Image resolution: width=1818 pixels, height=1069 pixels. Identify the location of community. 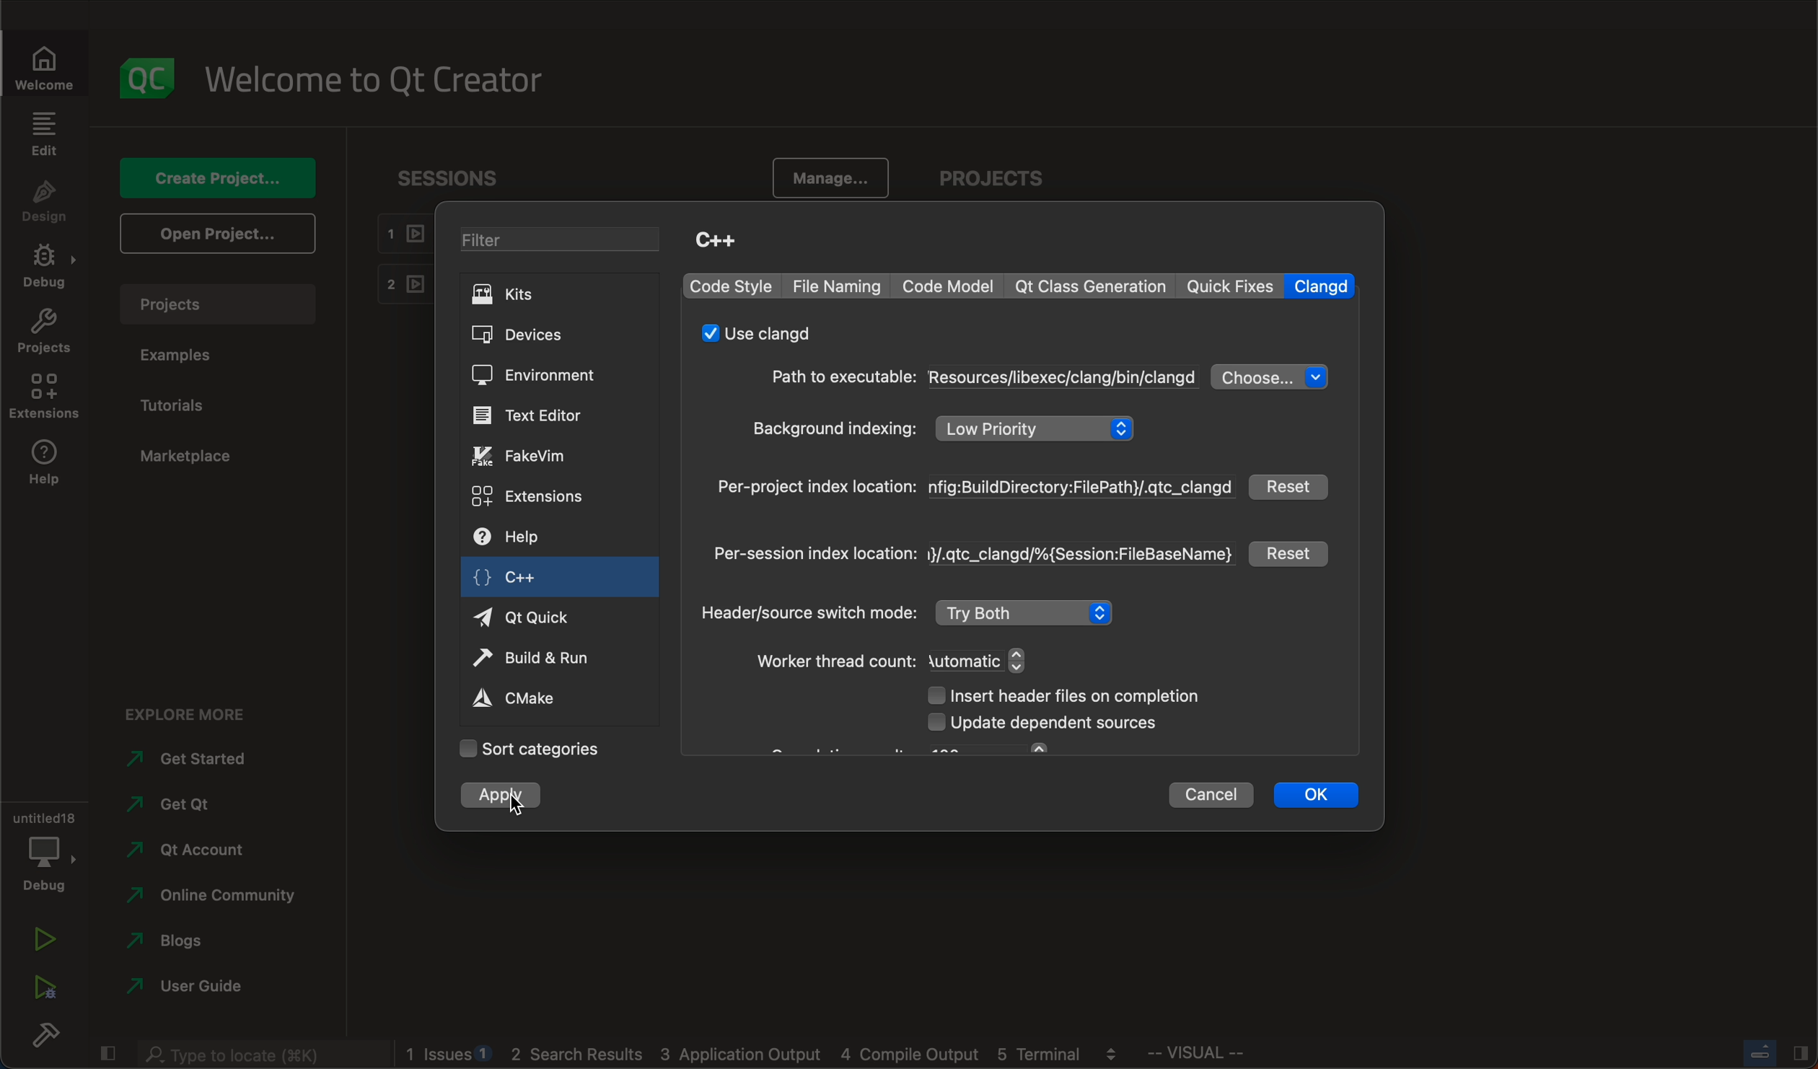
(217, 897).